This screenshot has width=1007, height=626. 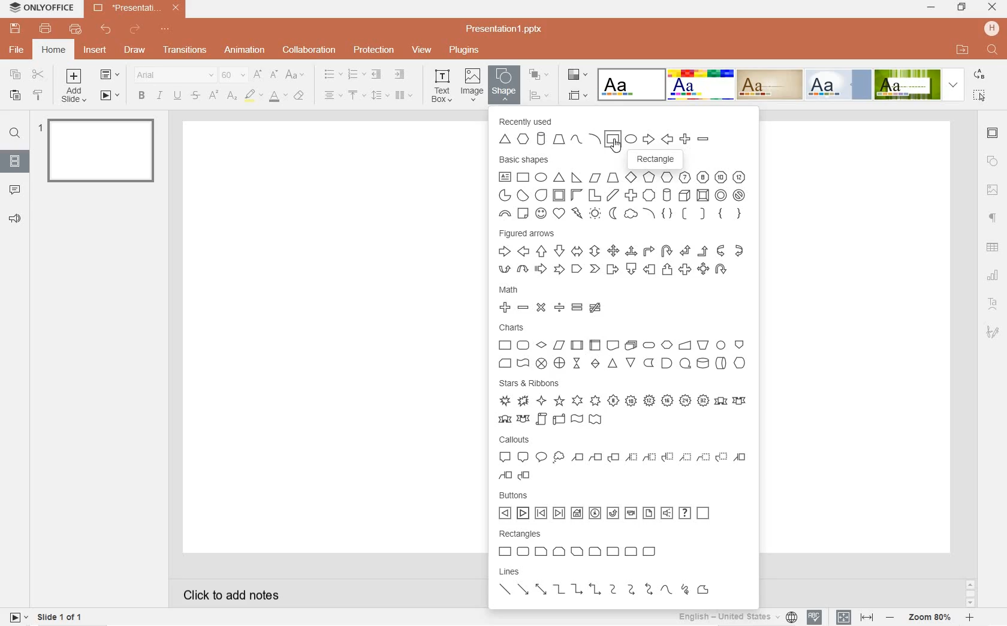 What do you see at coordinates (631, 213) in the screenshot?
I see `Cloud` at bounding box center [631, 213].